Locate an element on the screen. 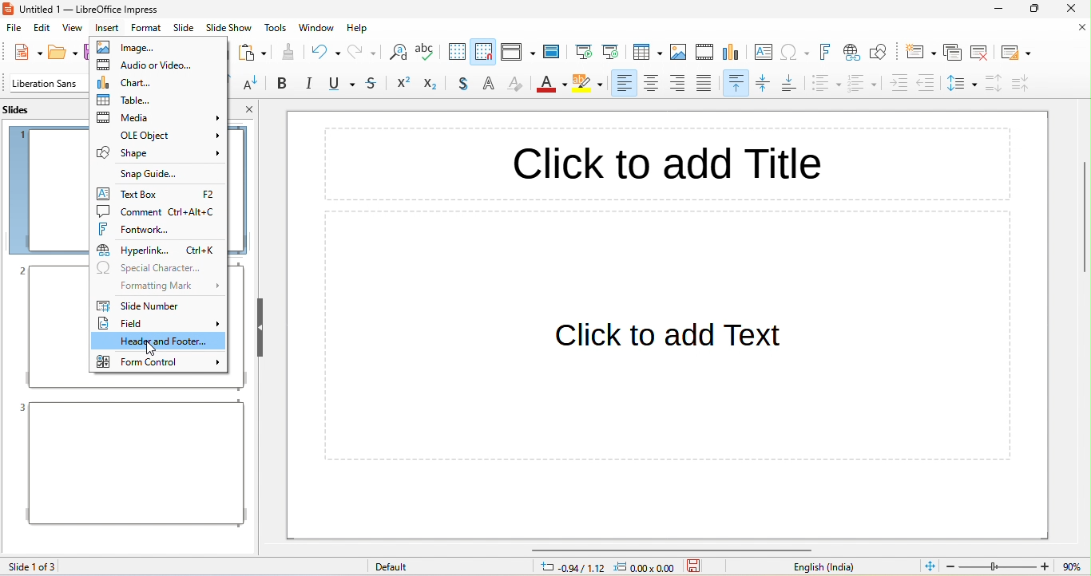 This screenshot has width=1091, height=576. file is located at coordinates (15, 30).